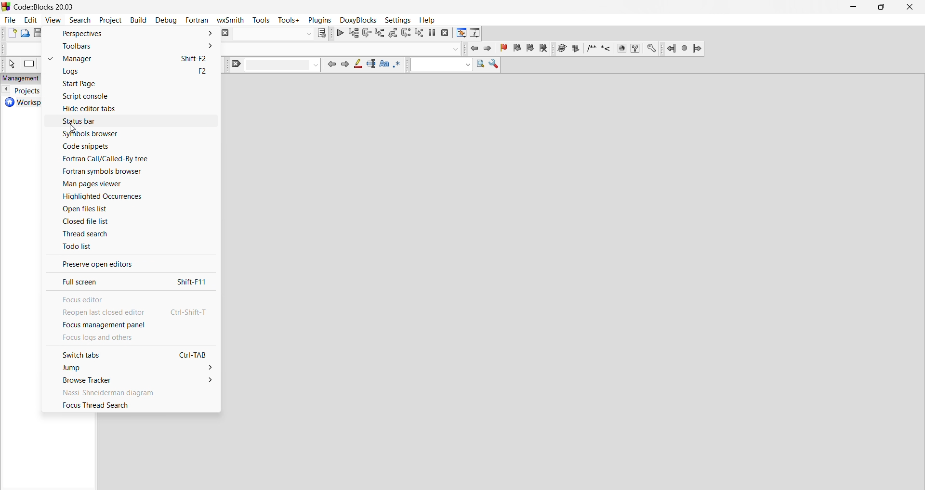  What do you see at coordinates (10, 20) in the screenshot?
I see `file` at bounding box center [10, 20].